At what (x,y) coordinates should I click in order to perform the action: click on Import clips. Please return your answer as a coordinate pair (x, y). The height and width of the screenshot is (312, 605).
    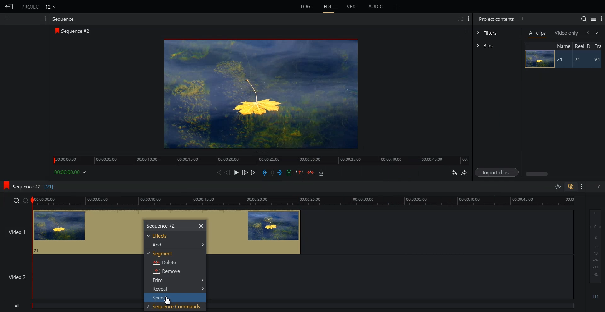
    Looking at the image, I should click on (498, 173).